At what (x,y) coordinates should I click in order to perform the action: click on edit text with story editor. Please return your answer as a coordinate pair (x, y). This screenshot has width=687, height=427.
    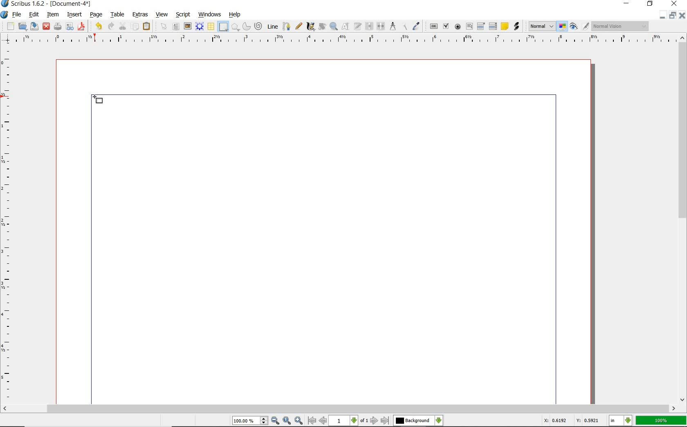
    Looking at the image, I should click on (357, 27).